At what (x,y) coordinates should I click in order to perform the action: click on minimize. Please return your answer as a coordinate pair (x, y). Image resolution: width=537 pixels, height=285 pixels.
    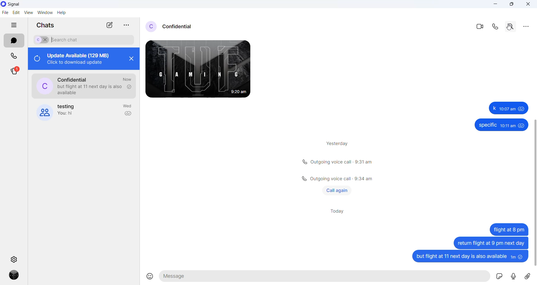
    Looking at the image, I should click on (498, 5).